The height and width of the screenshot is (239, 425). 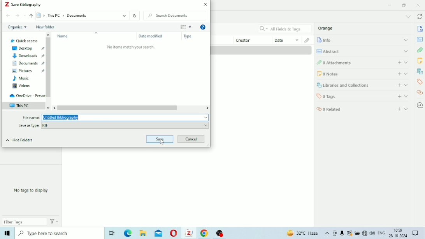 I want to click on Abstract, so click(x=420, y=39).